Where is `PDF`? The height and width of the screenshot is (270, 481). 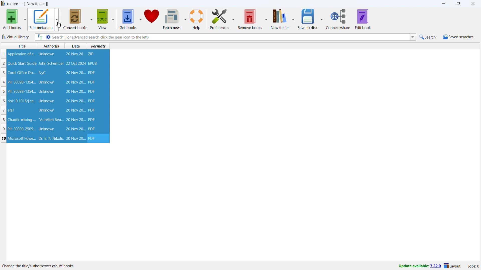
PDF is located at coordinates (92, 110).